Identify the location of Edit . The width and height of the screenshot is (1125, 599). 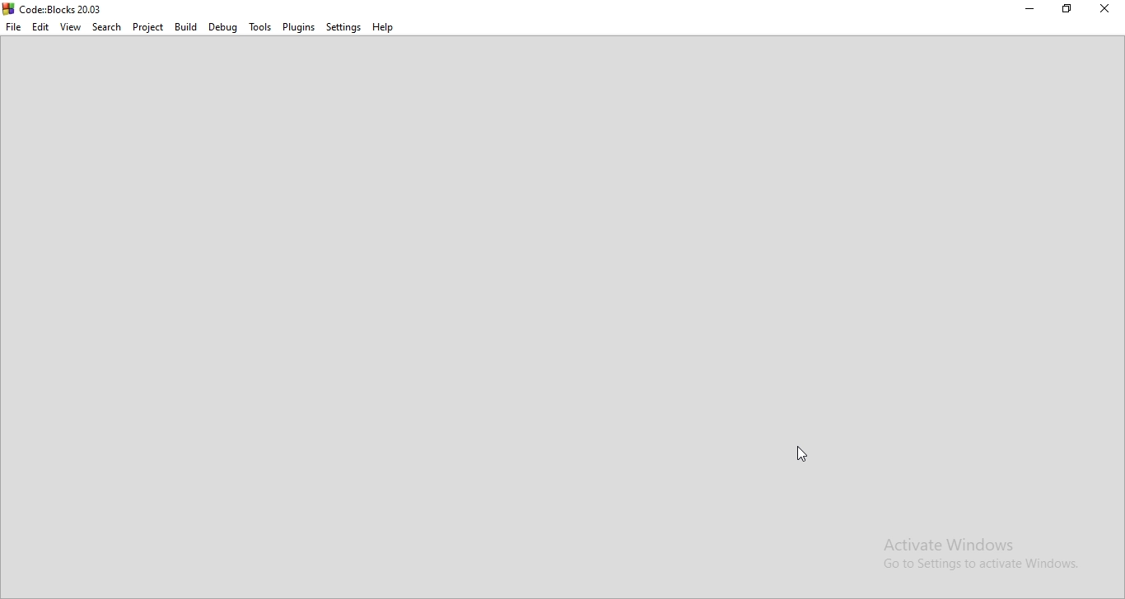
(41, 27).